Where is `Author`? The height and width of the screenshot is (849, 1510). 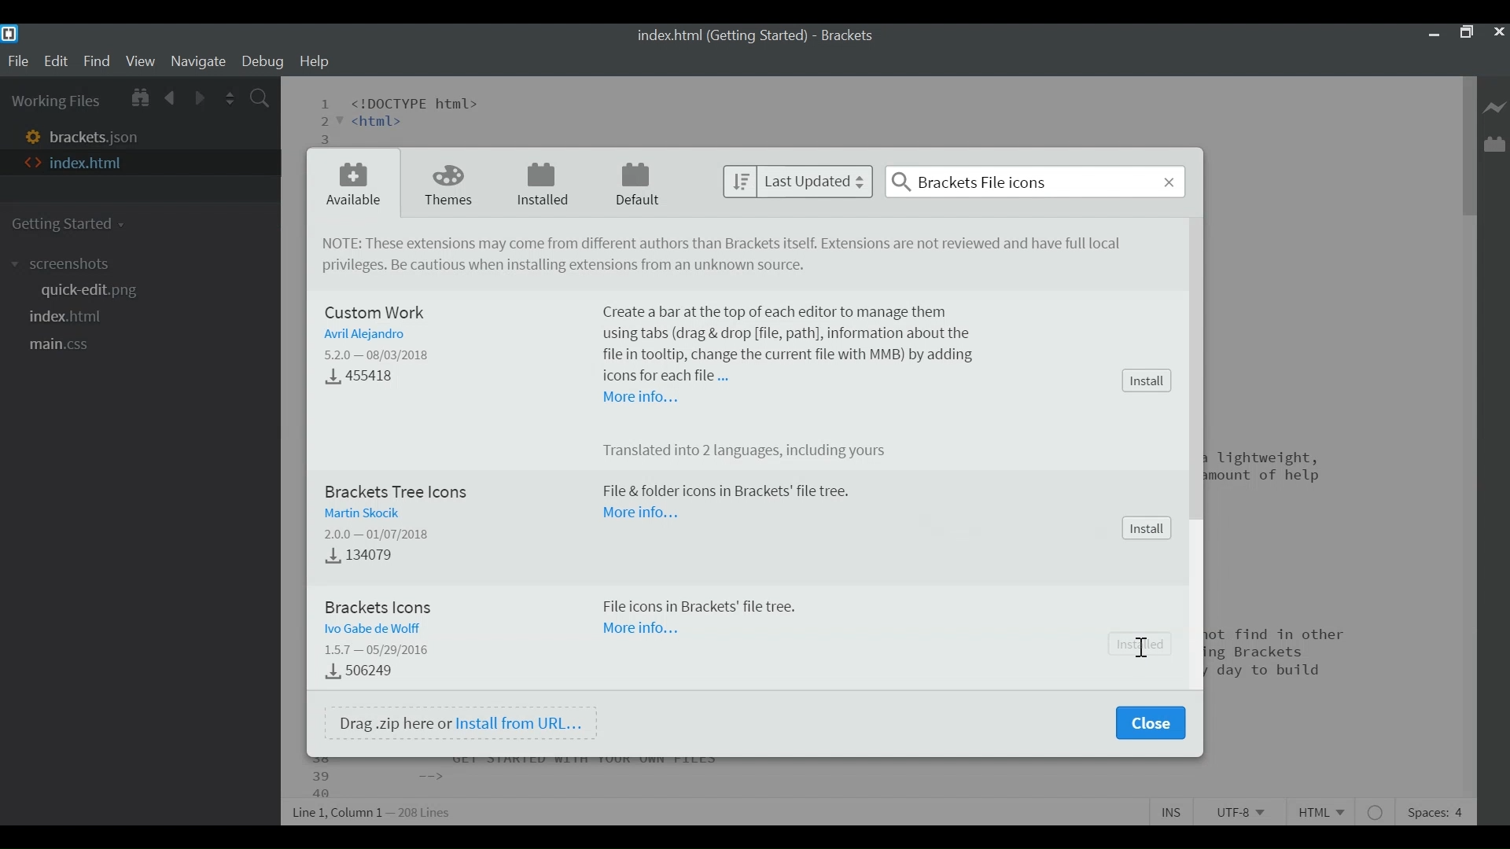
Author is located at coordinates (360, 511).